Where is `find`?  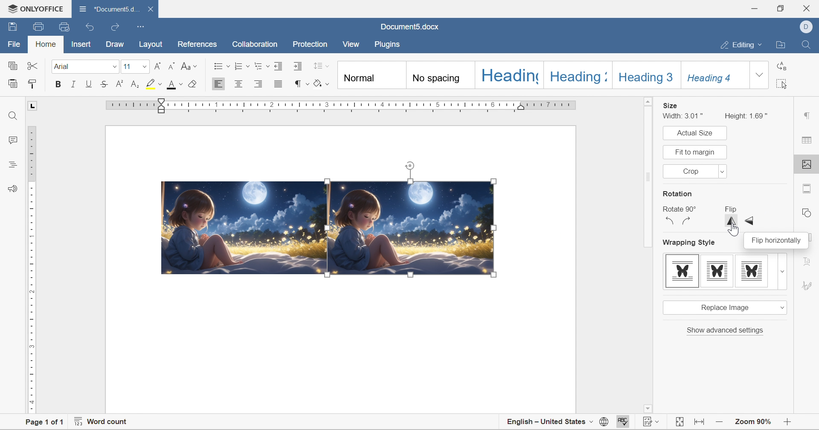
find is located at coordinates (13, 117).